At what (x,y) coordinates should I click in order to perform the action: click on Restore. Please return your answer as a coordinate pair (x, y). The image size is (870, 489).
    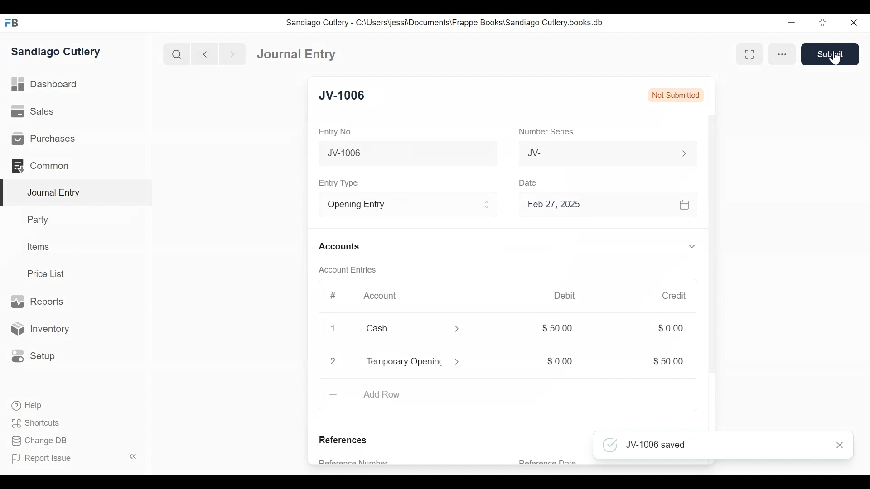
    Looking at the image, I should click on (822, 22).